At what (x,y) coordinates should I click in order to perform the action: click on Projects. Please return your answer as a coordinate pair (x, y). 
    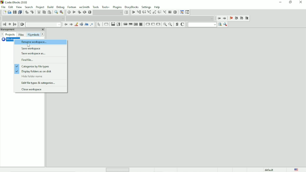
    Looking at the image, I should click on (11, 34).